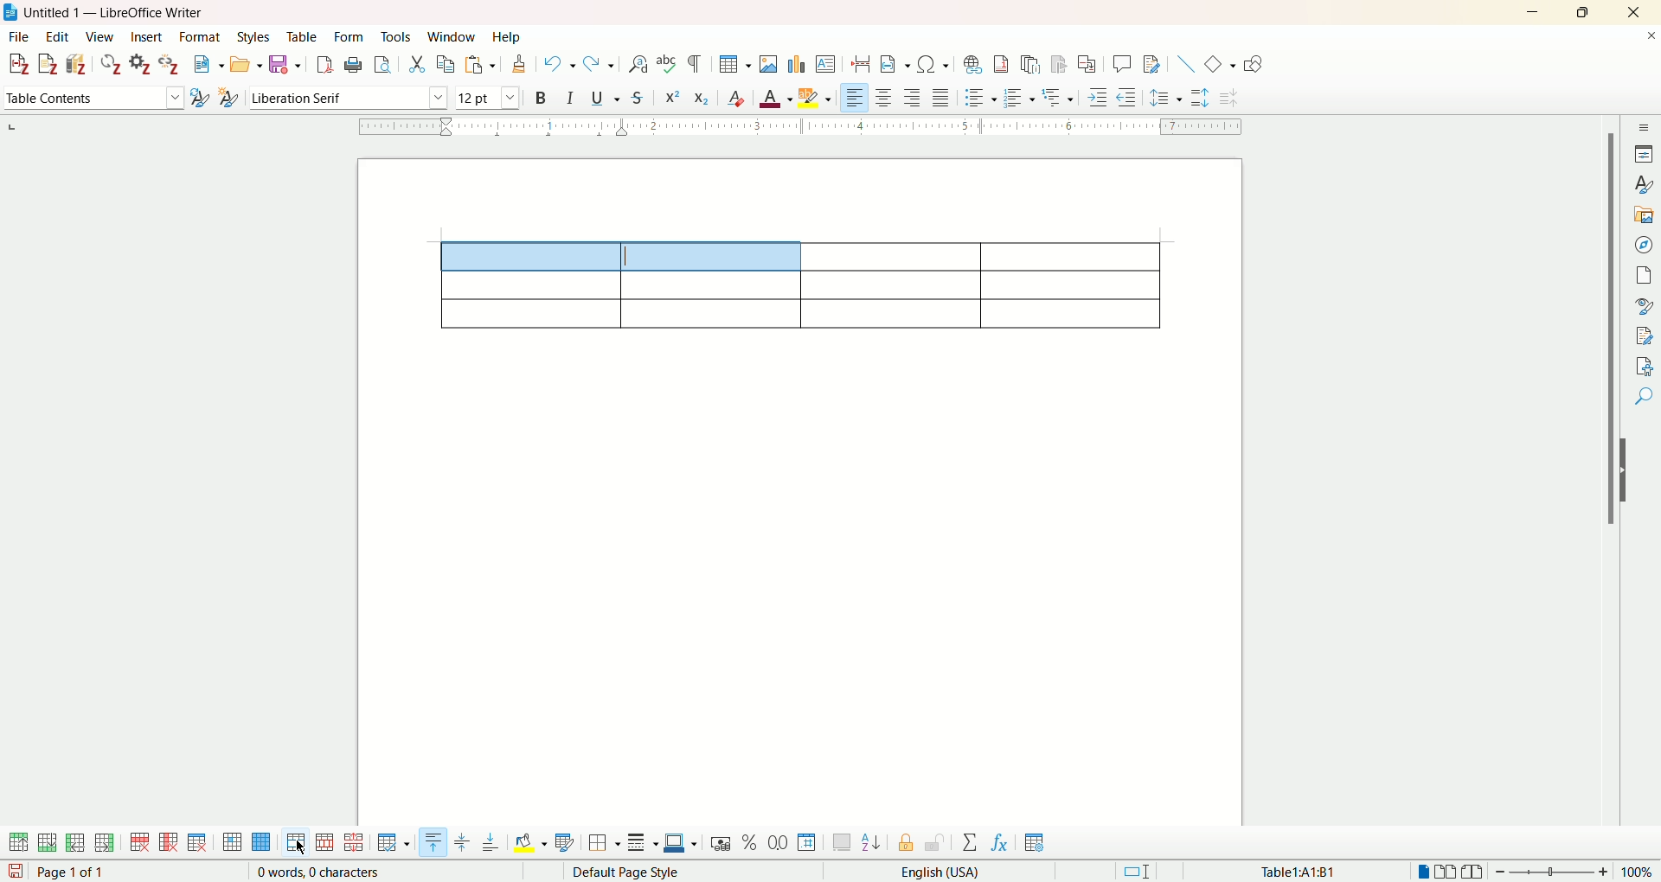 This screenshot has width=1661, height=882. I want to click on format as percent, so click(749, 845).